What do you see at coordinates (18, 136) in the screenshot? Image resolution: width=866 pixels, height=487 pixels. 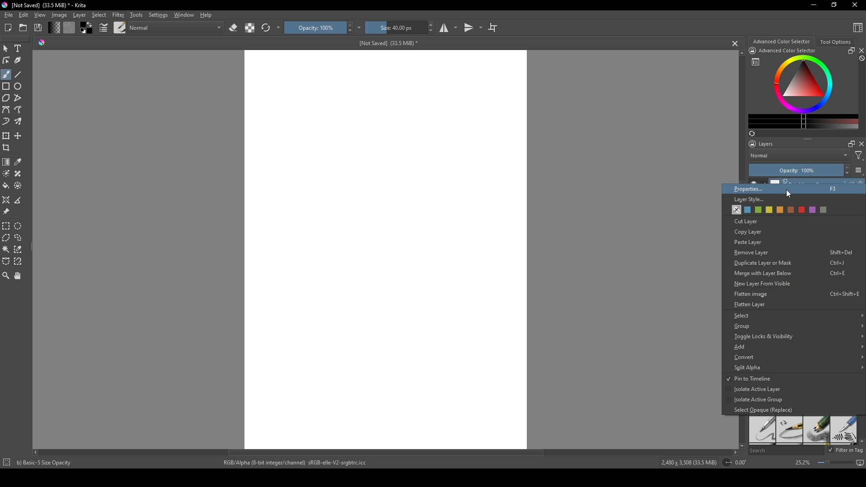 I see `move layer` at bounding box center [18, 136].